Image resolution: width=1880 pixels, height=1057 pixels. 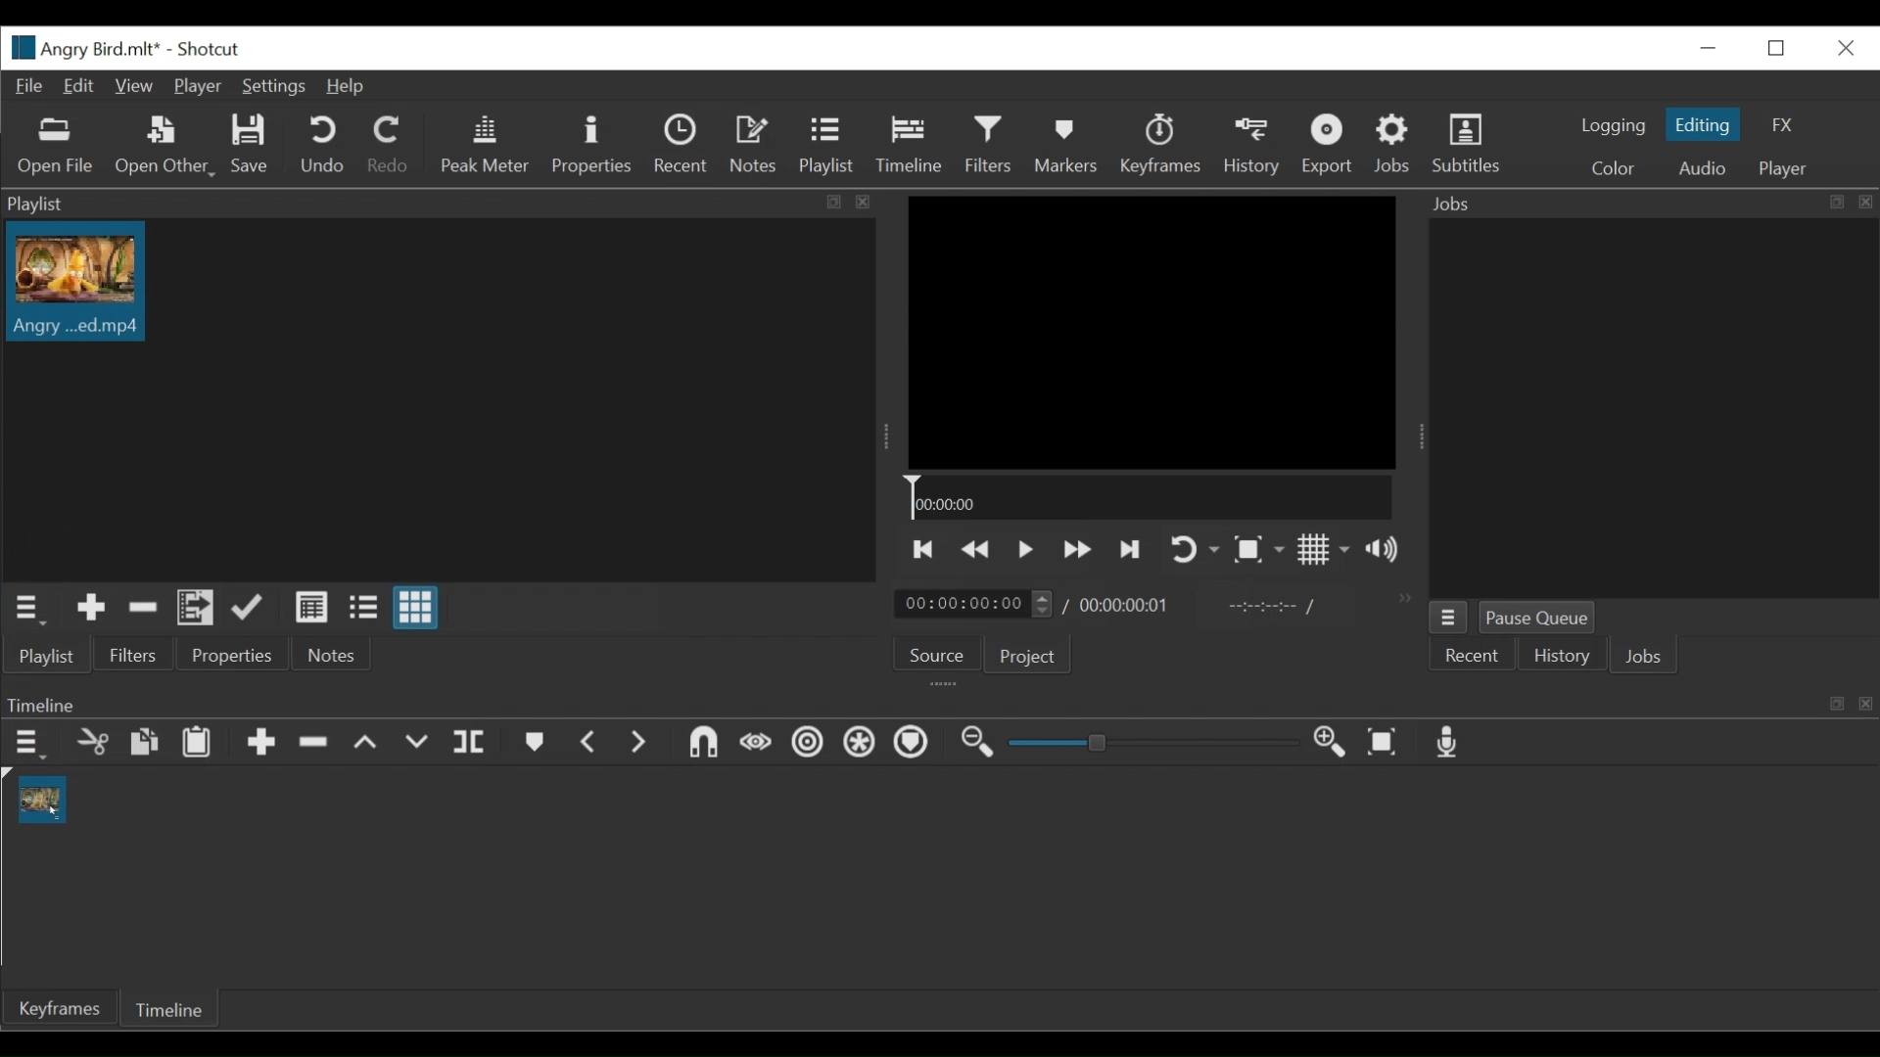 I want to click on lift, so click(x=368, y=742).